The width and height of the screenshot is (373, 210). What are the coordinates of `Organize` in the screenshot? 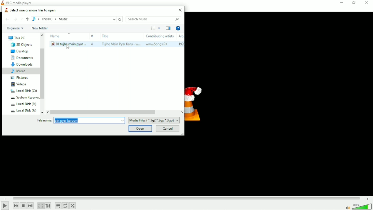 It's located at (14, 29).